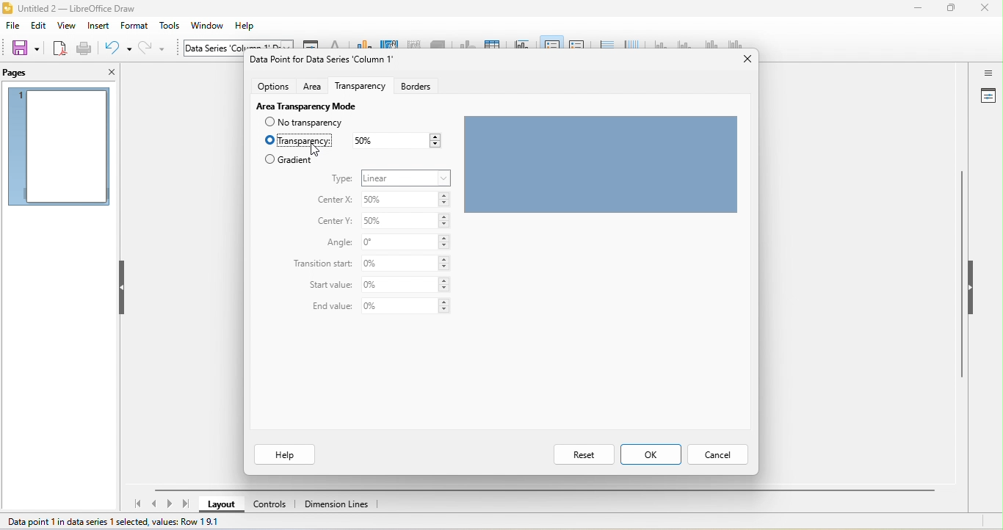 This screenshot has height=530, width=1003. What do you see at coordinates (311, 43) in the screenshot?
I see `format selection` at bounding box center [311, 43].